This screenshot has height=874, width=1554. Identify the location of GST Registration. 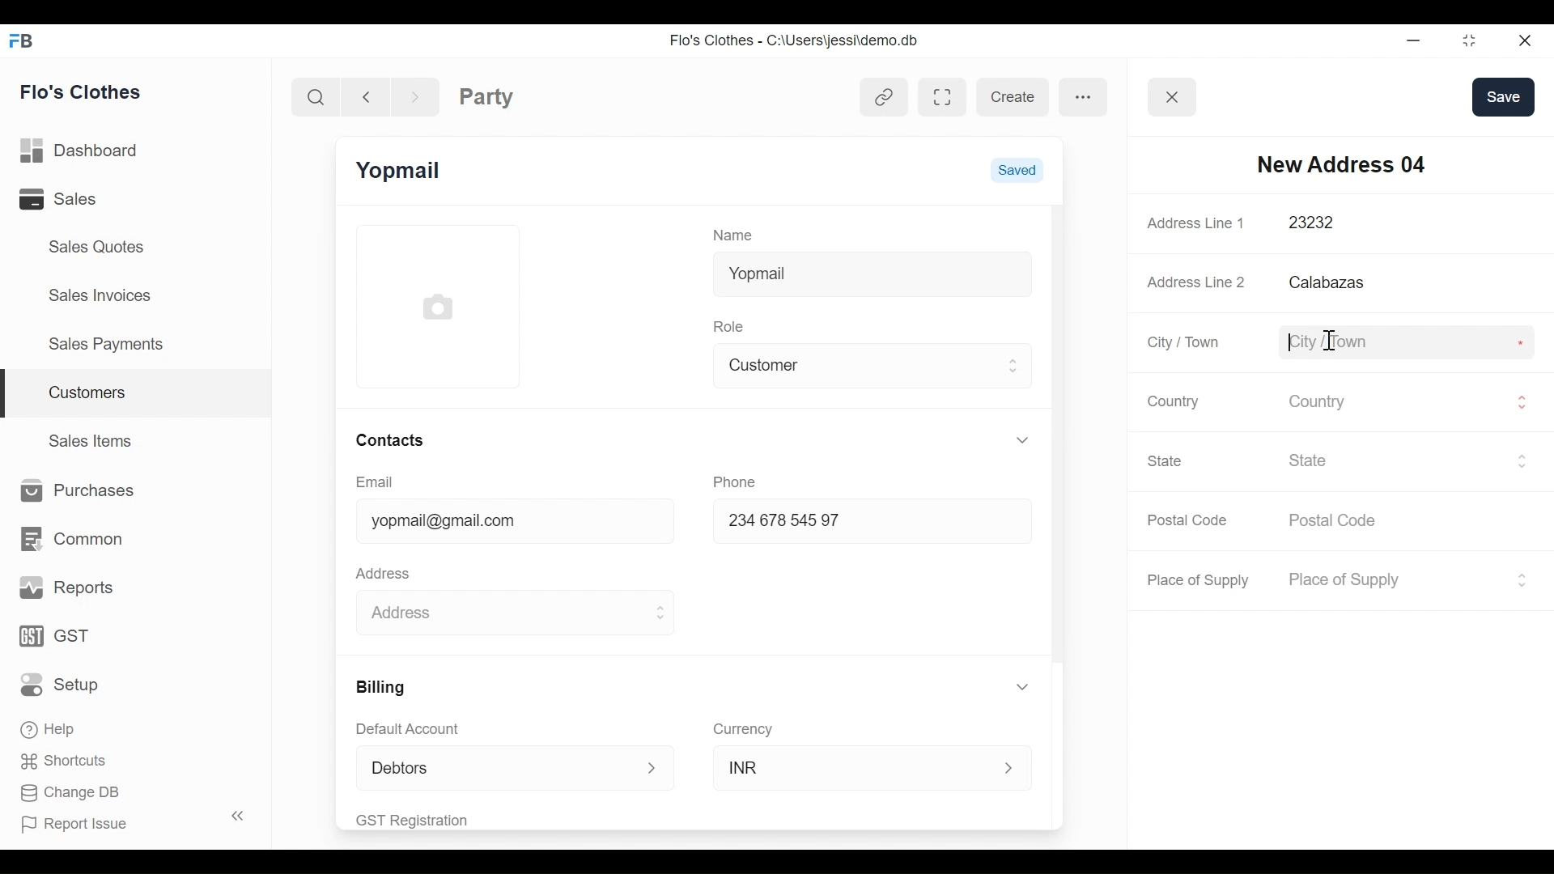
(432, 820).